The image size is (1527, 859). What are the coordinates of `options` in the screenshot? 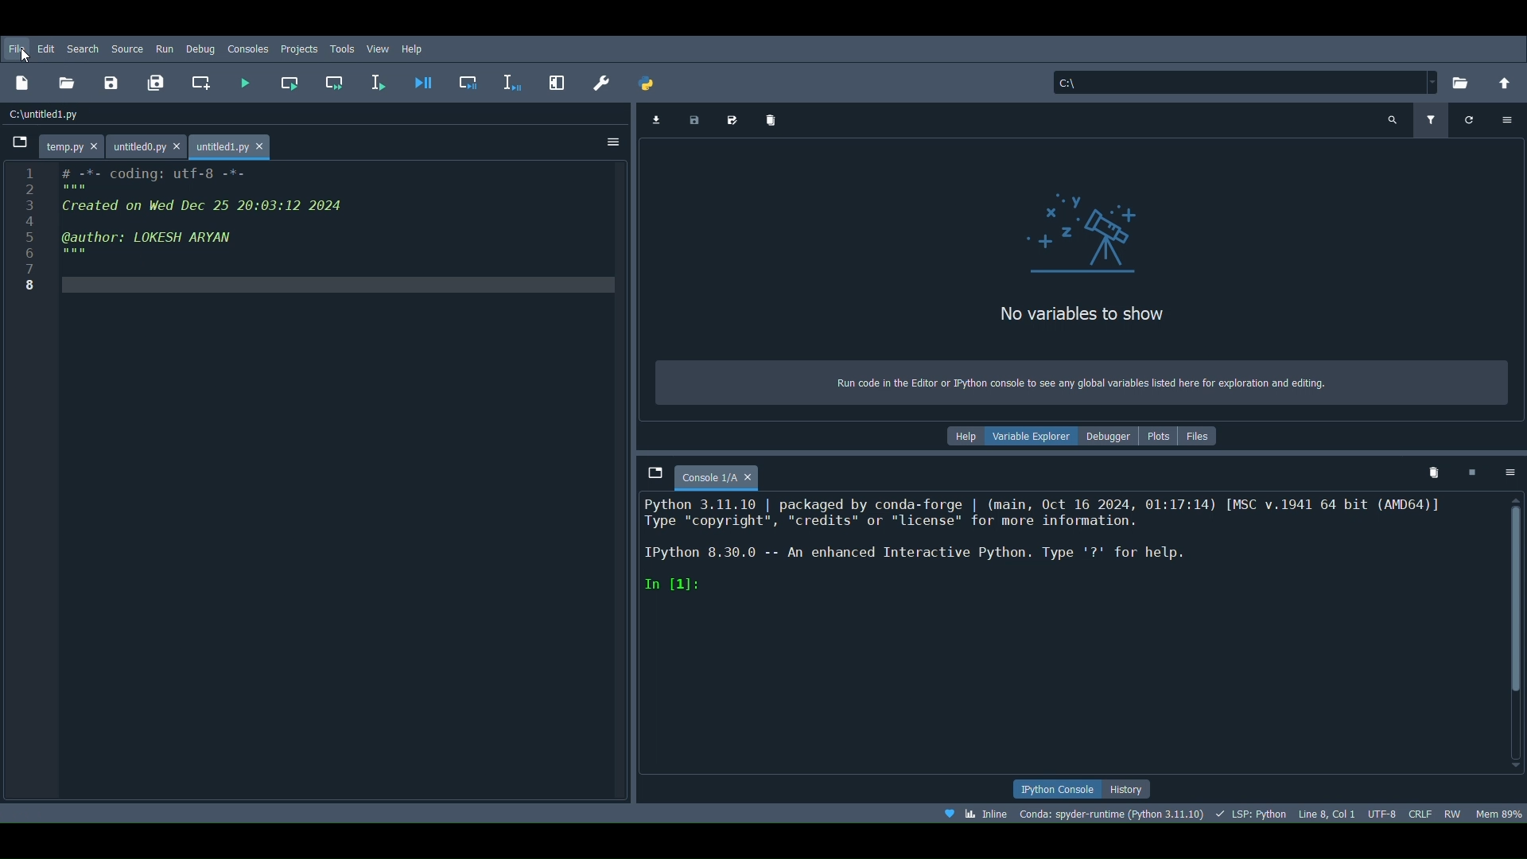 It's located at (1502, 119).